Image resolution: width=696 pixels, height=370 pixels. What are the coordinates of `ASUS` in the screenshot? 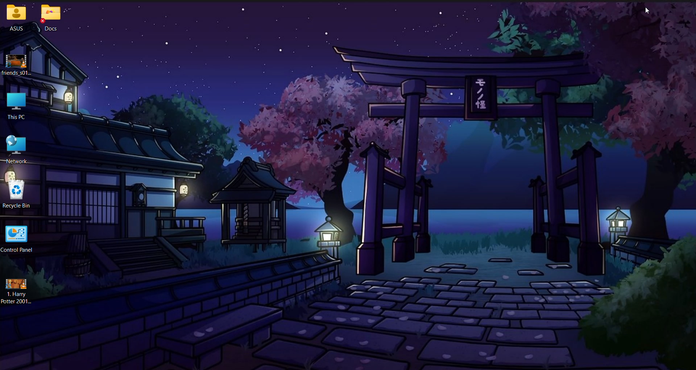 It's located at (16, 17).